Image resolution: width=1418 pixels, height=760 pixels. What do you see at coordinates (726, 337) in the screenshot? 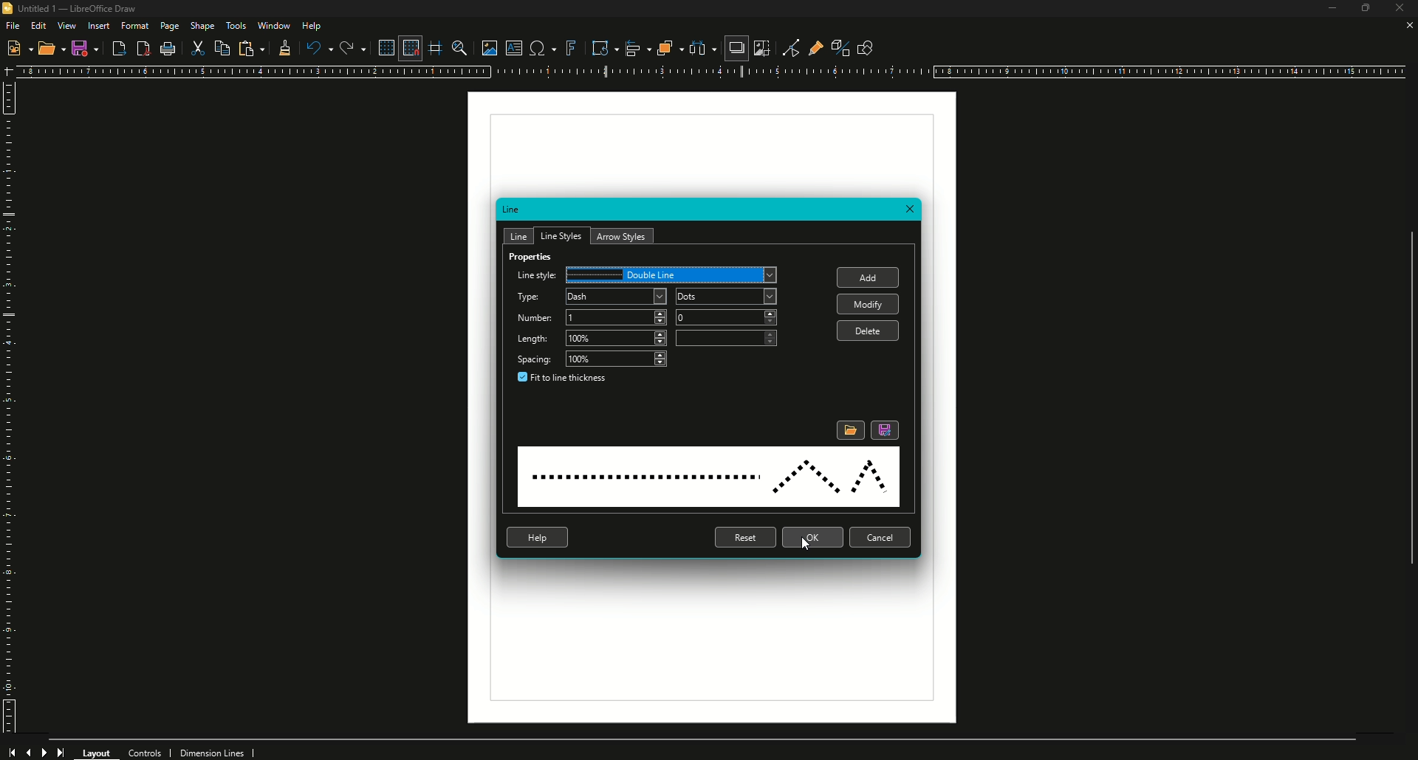
I see `100%` at bounding box center [726, 337].